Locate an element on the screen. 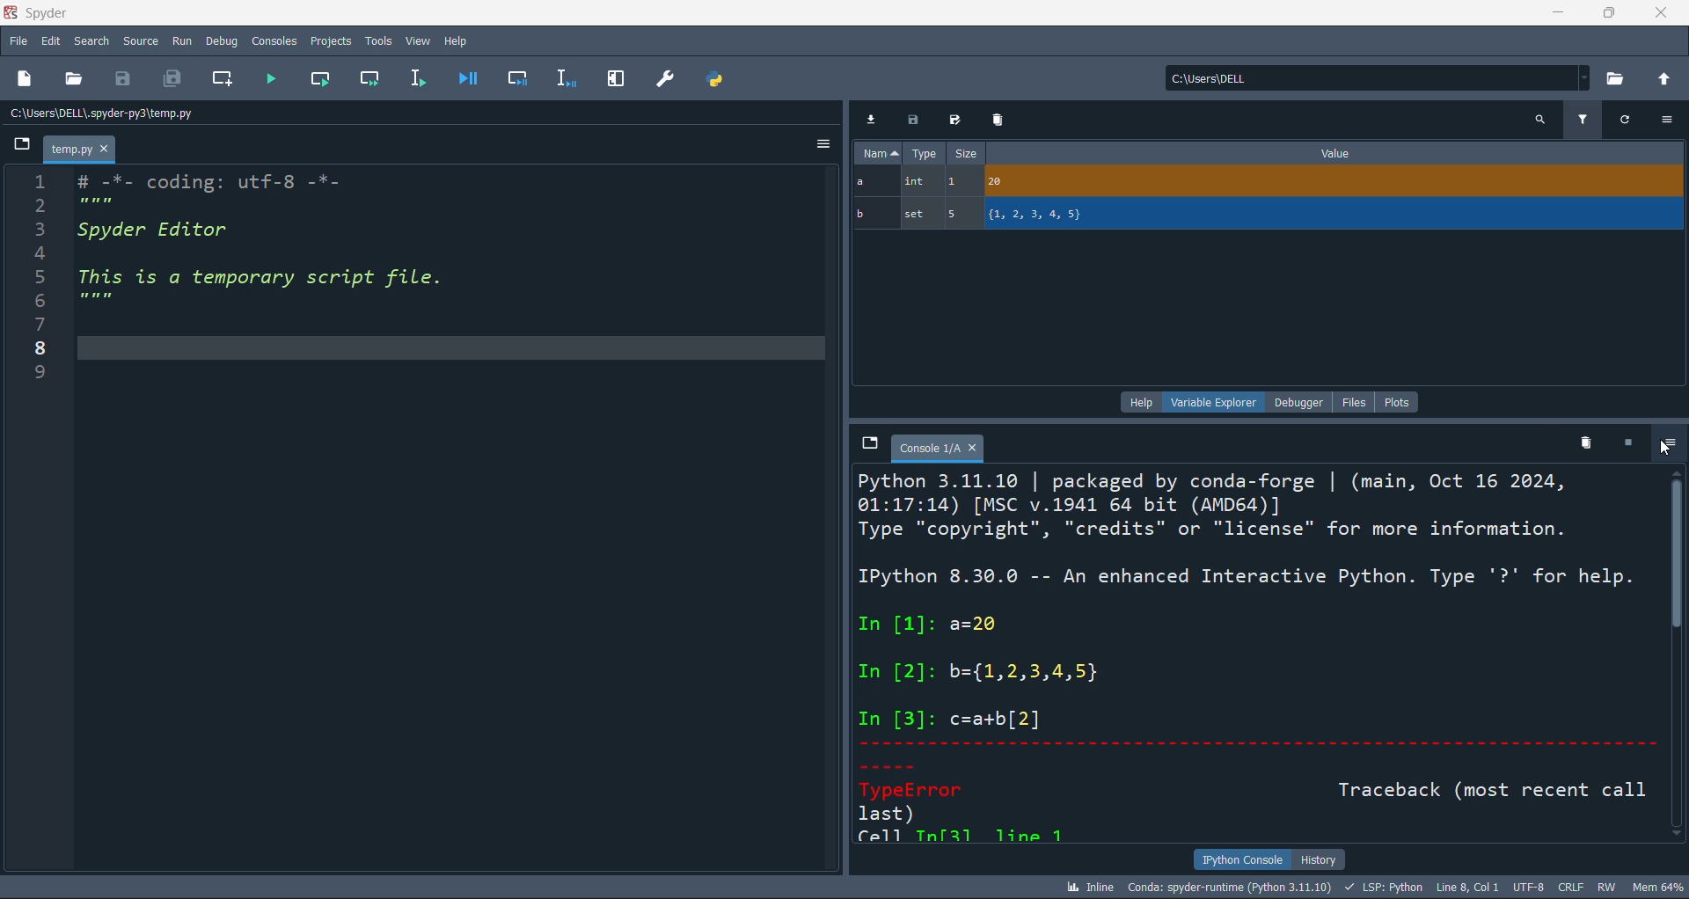  mem 64% is located at coordinates (1656, 886).